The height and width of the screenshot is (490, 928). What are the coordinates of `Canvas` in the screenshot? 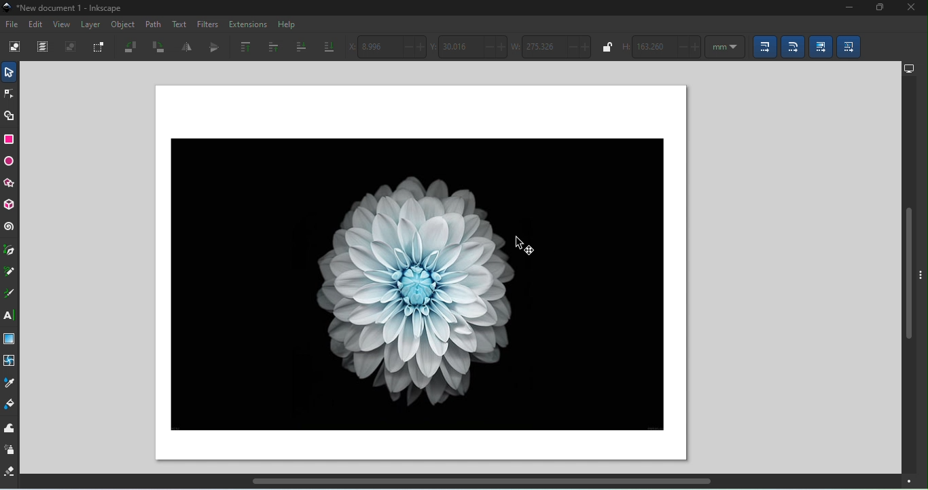 It's located at (417, 274).